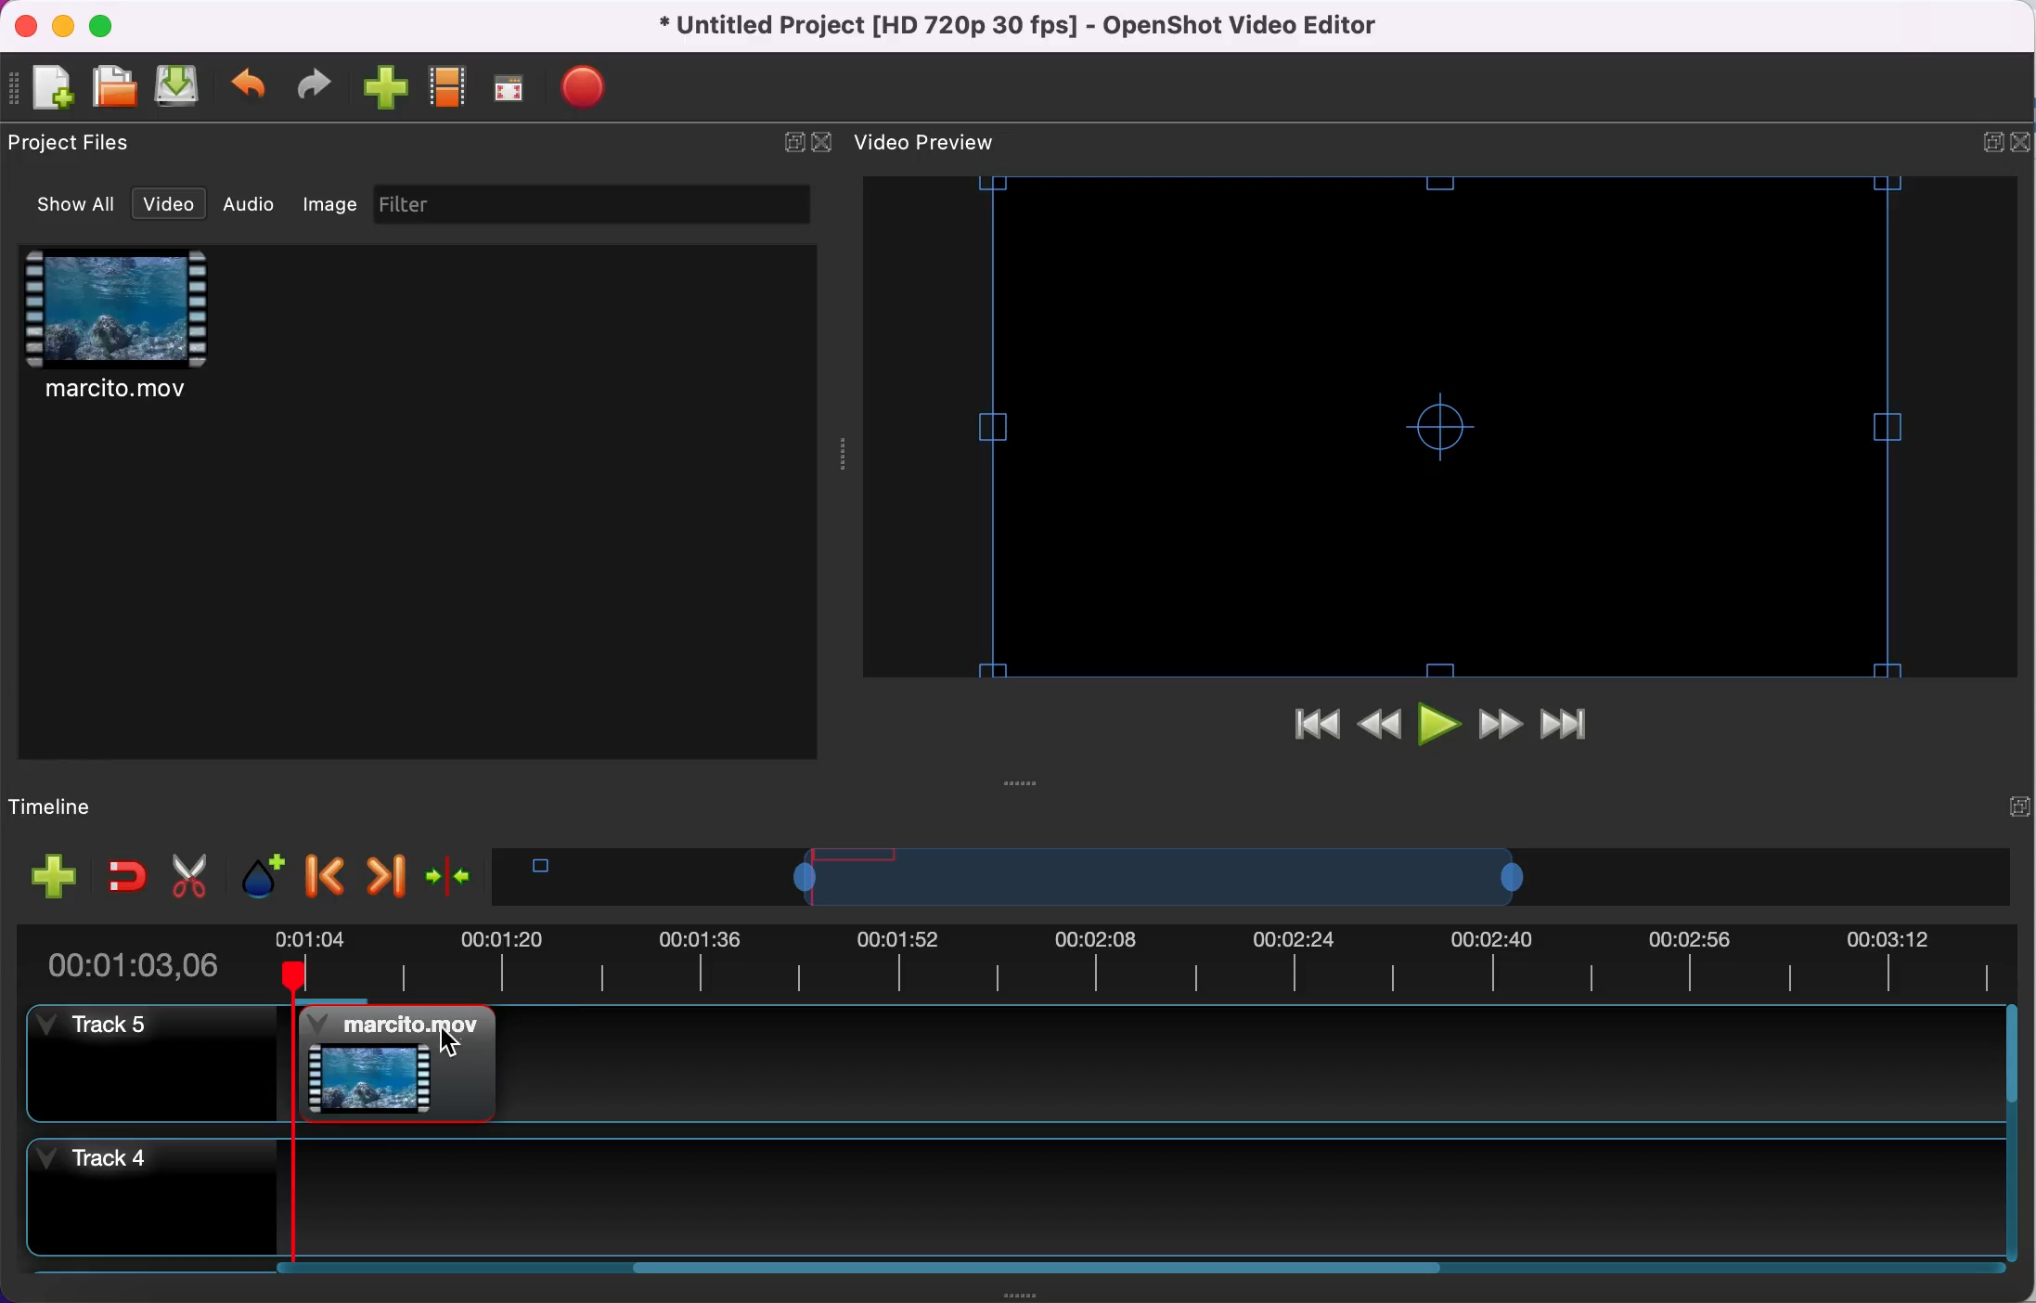 This screenshot has width=2036, height=1303. What do you see at coordinates (597, 204) in the screenshot?
I see `filter` at bounding box center [597, 204].